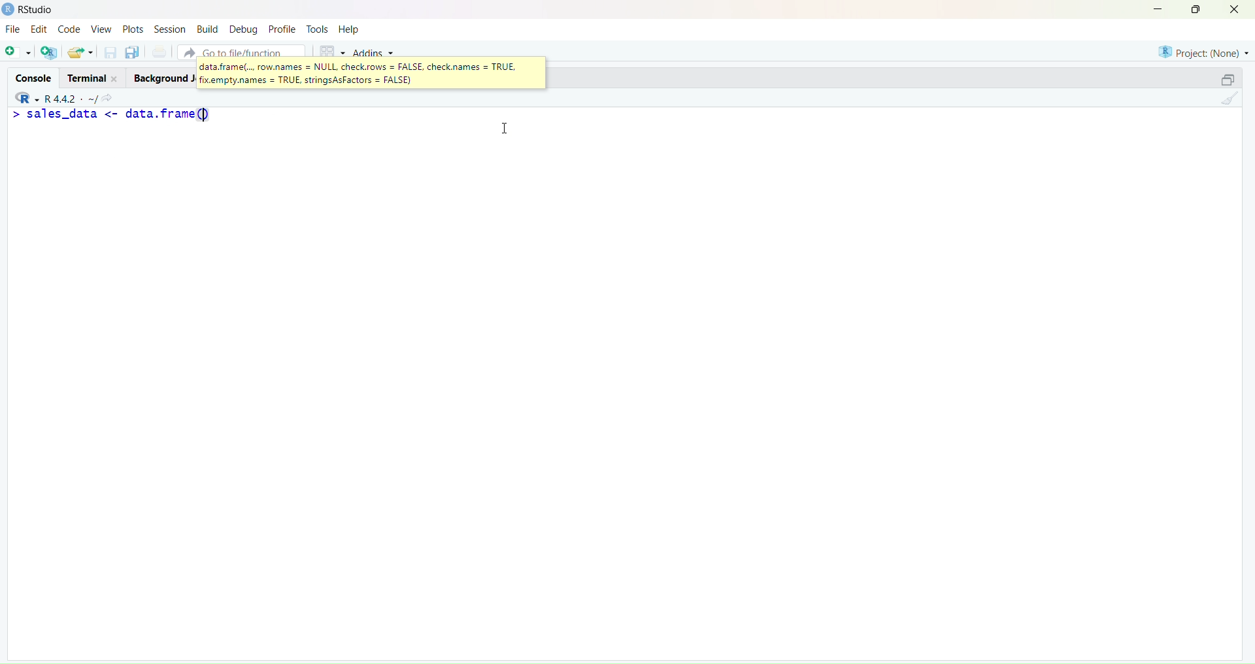  Describe the element at coordinates (13, 30) in the screenshot. I see `File` at that location.